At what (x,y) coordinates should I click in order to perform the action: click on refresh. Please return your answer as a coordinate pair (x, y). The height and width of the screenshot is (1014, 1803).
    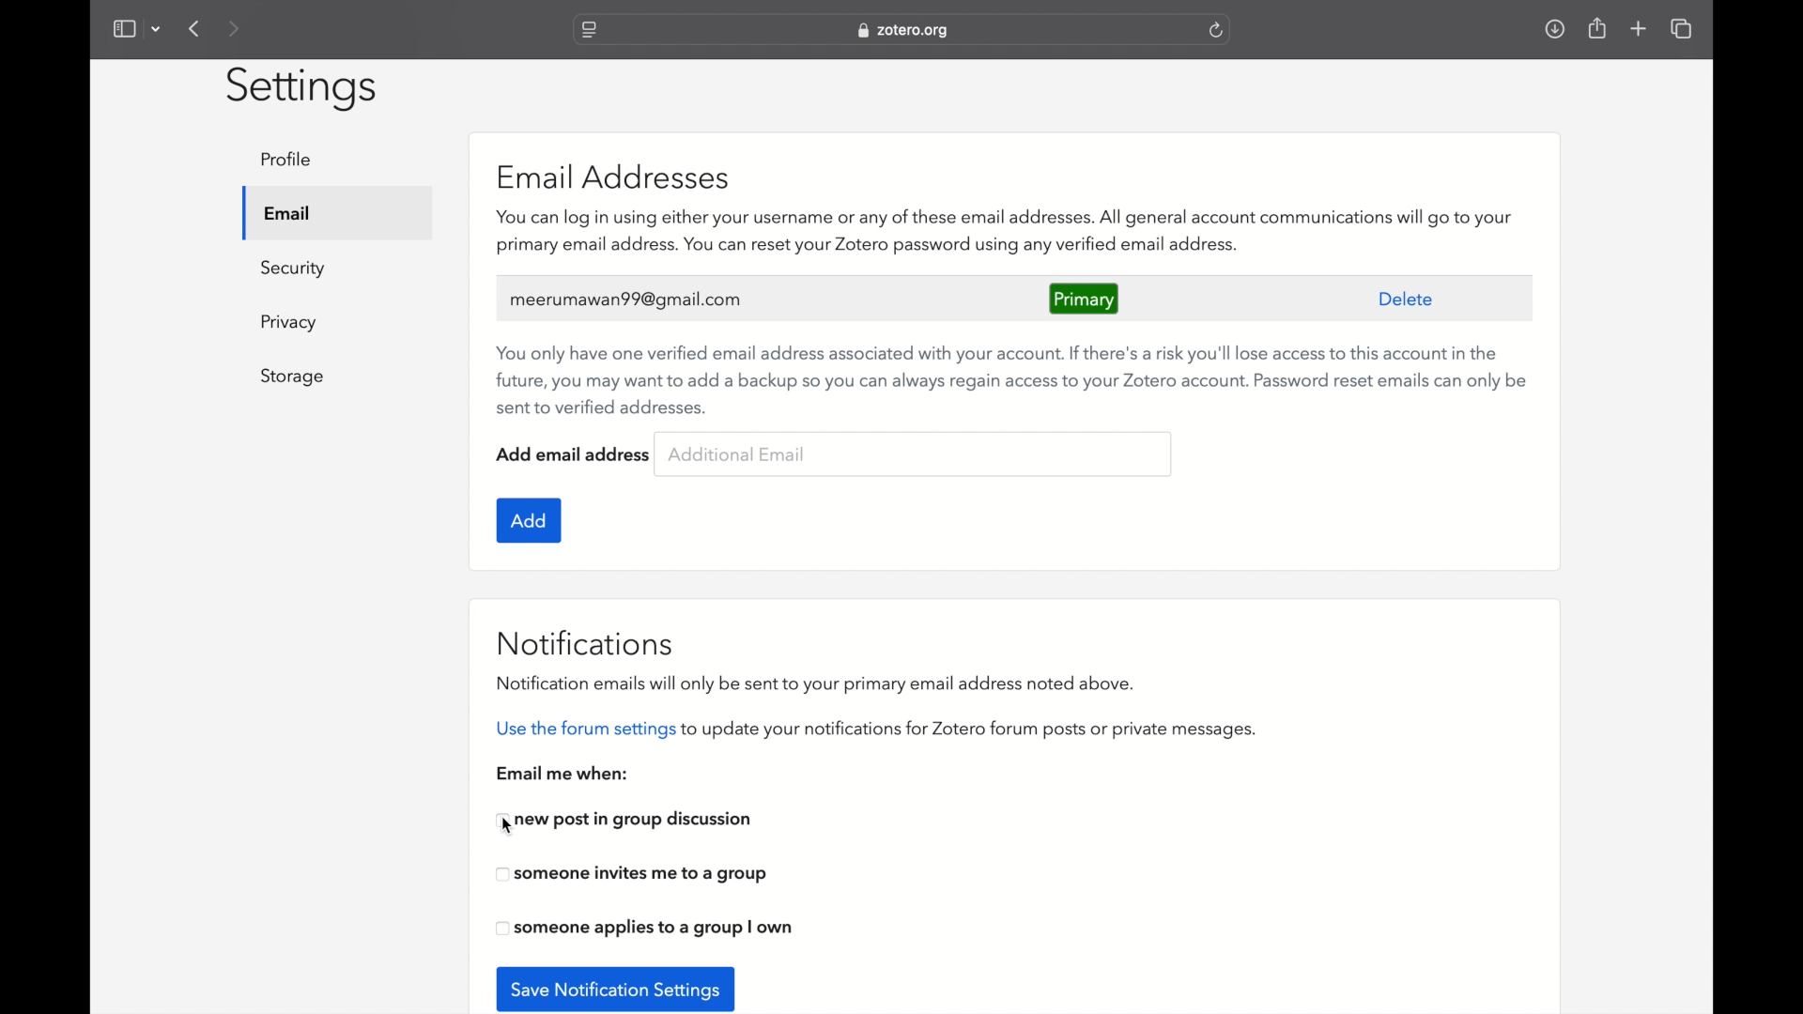
    Looking at the image, I should click on (1216, 30).